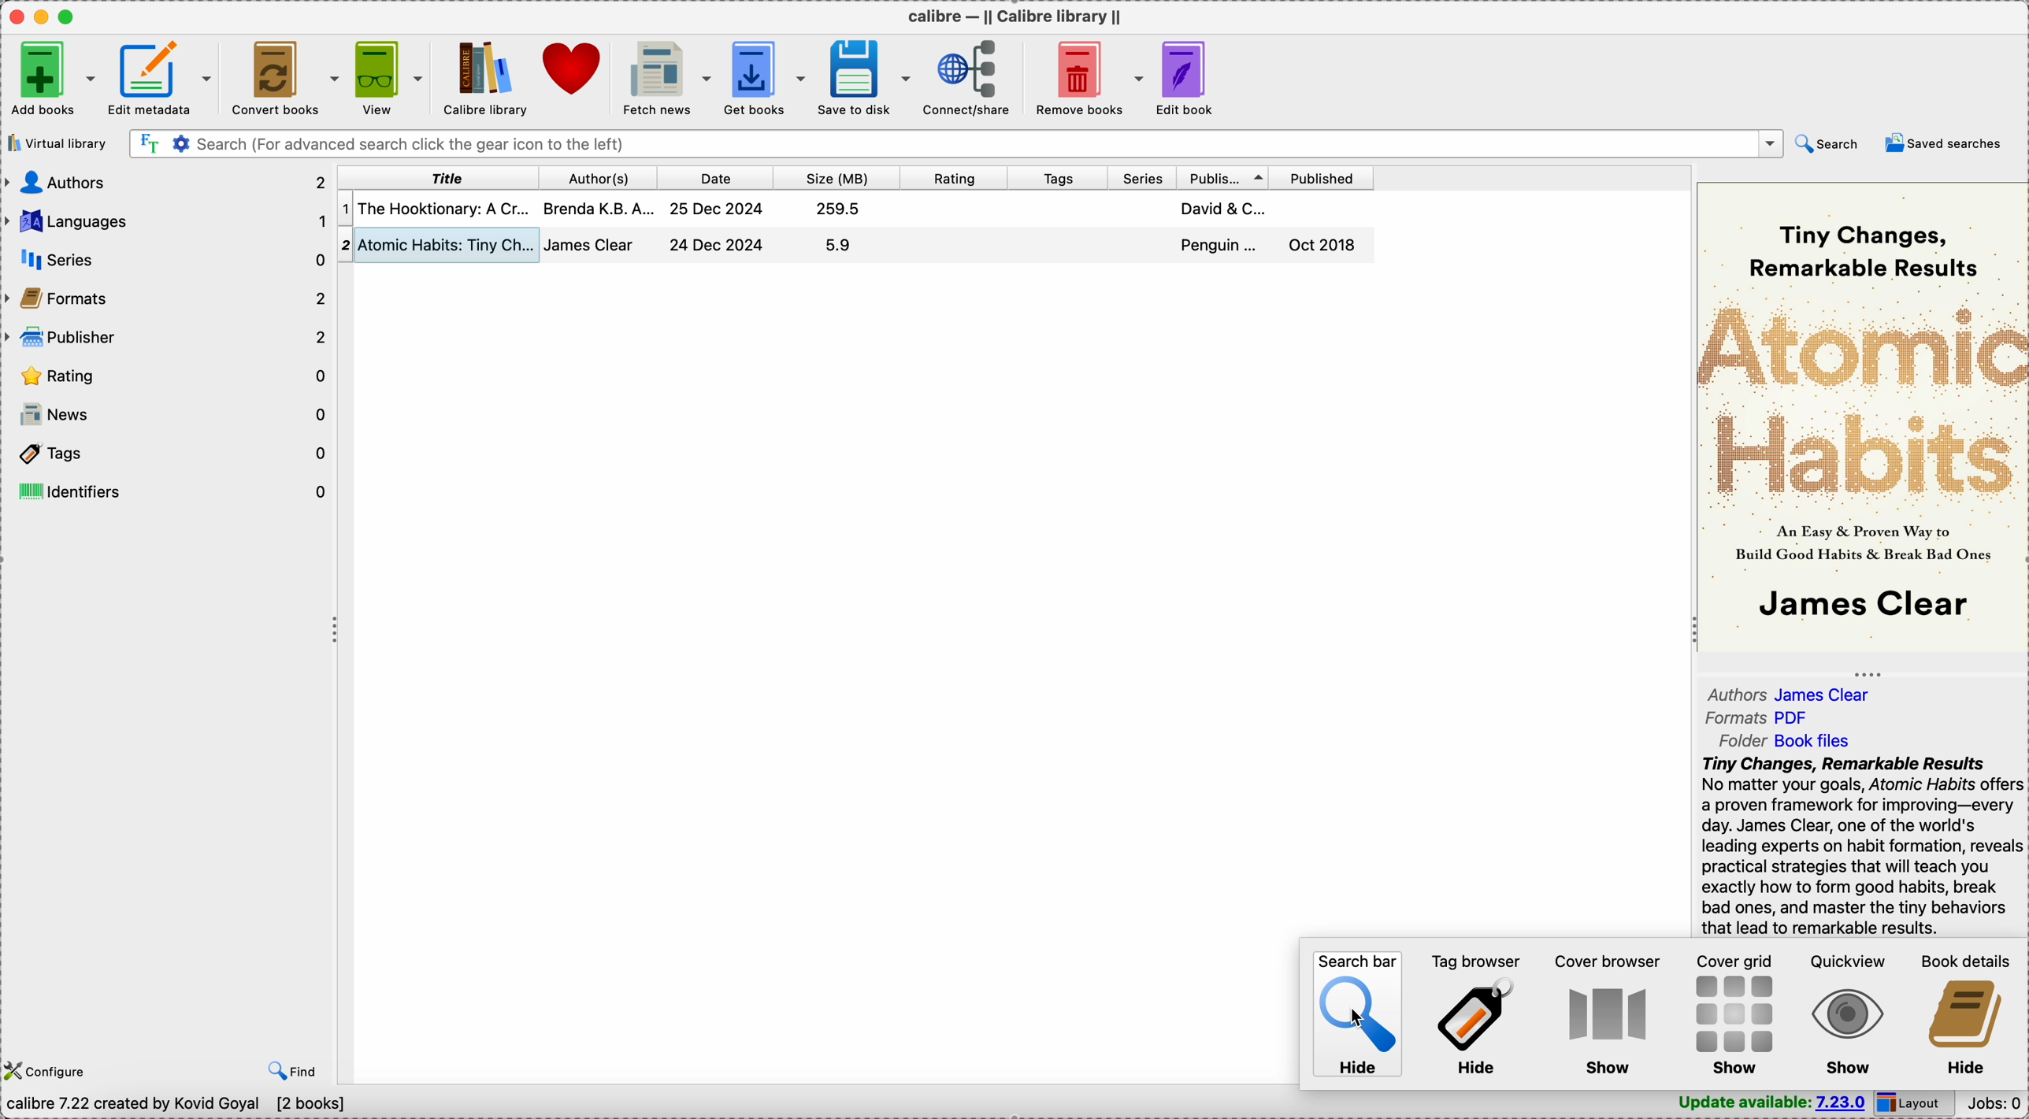  Describe the element at coordinates (1866, 674) in the screenshot. I see `toggle expand/contract` at that location.